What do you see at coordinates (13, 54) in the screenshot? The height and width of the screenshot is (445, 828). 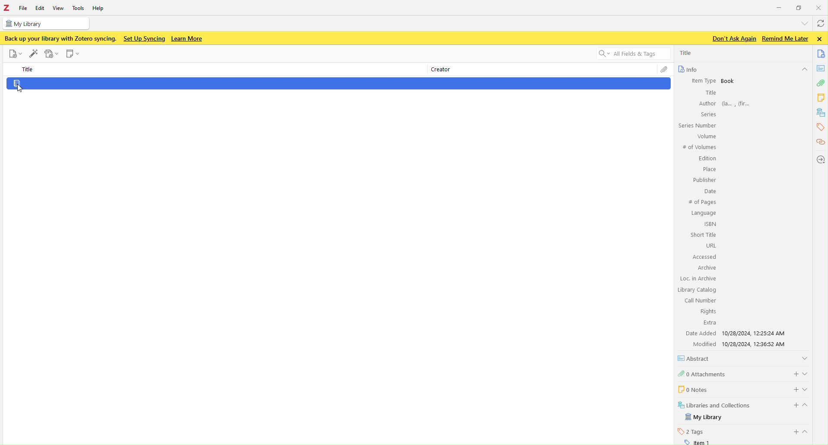 I see `new item` at bounding box center [13, 54].